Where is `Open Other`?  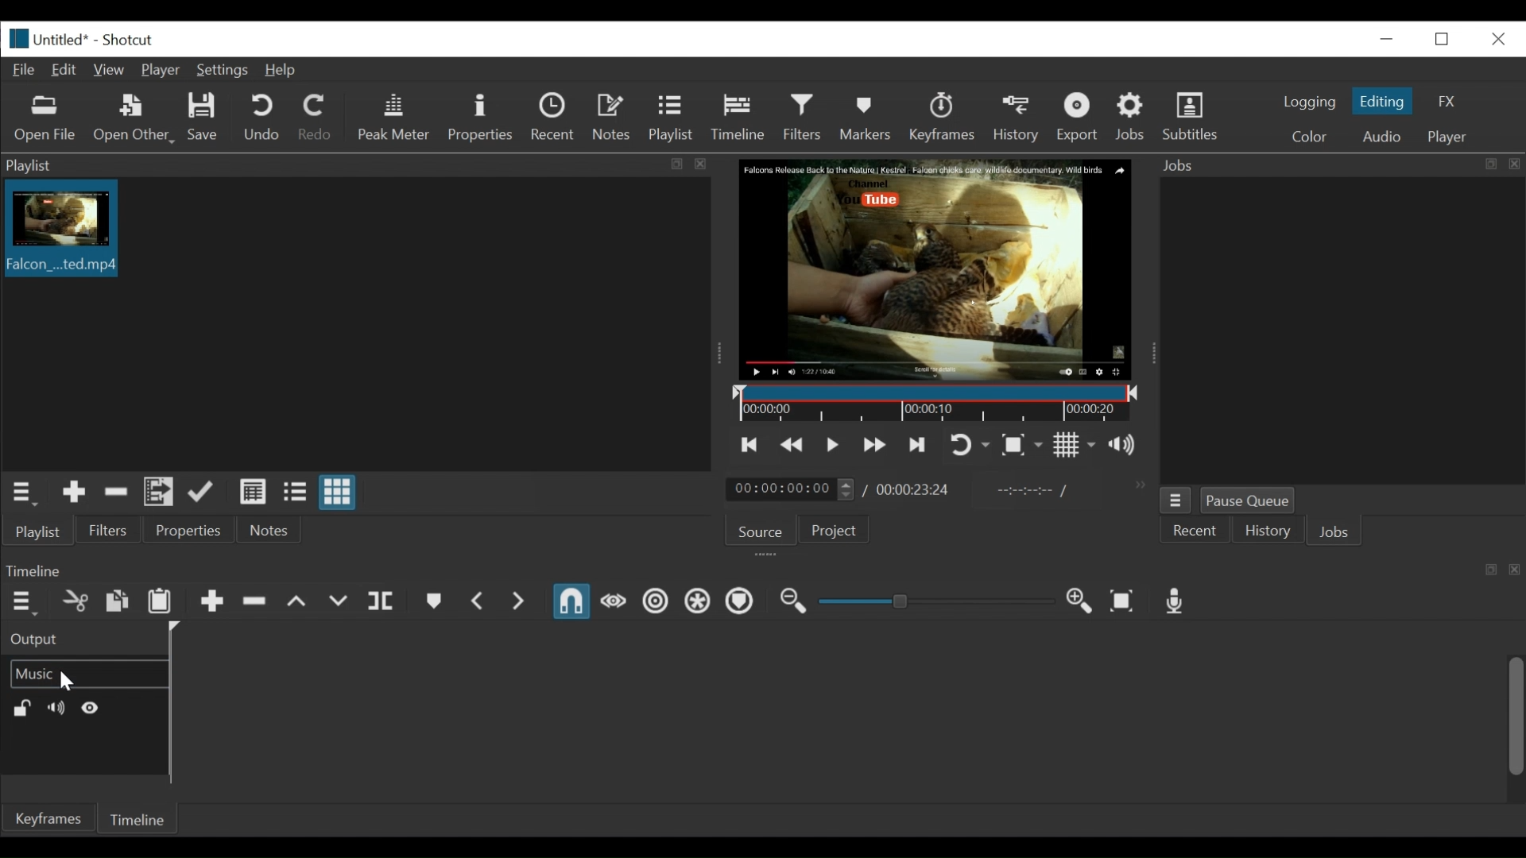
Open Other is located at coordinates (131, 118).